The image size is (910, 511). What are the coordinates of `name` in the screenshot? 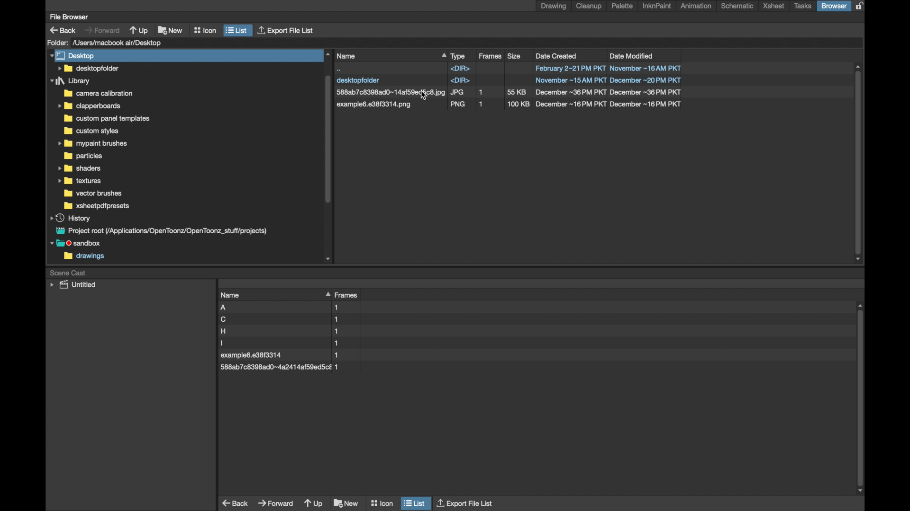 It's located at (391, 56).